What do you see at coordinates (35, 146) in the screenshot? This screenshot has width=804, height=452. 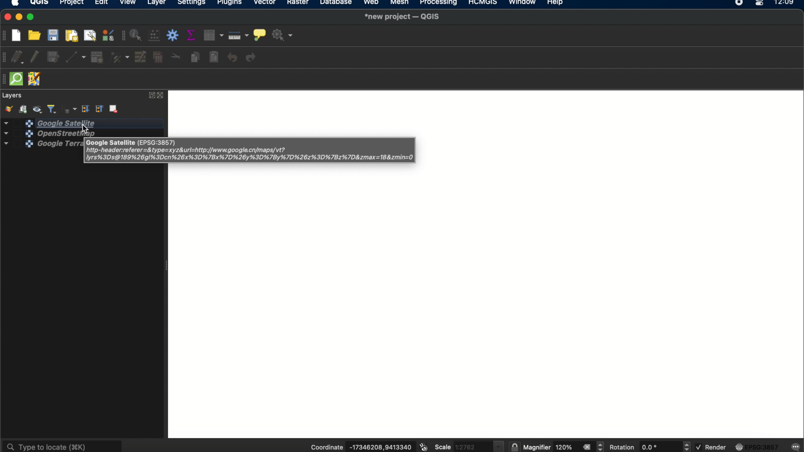 I see `google terrain` at bounding box center [35, 146].